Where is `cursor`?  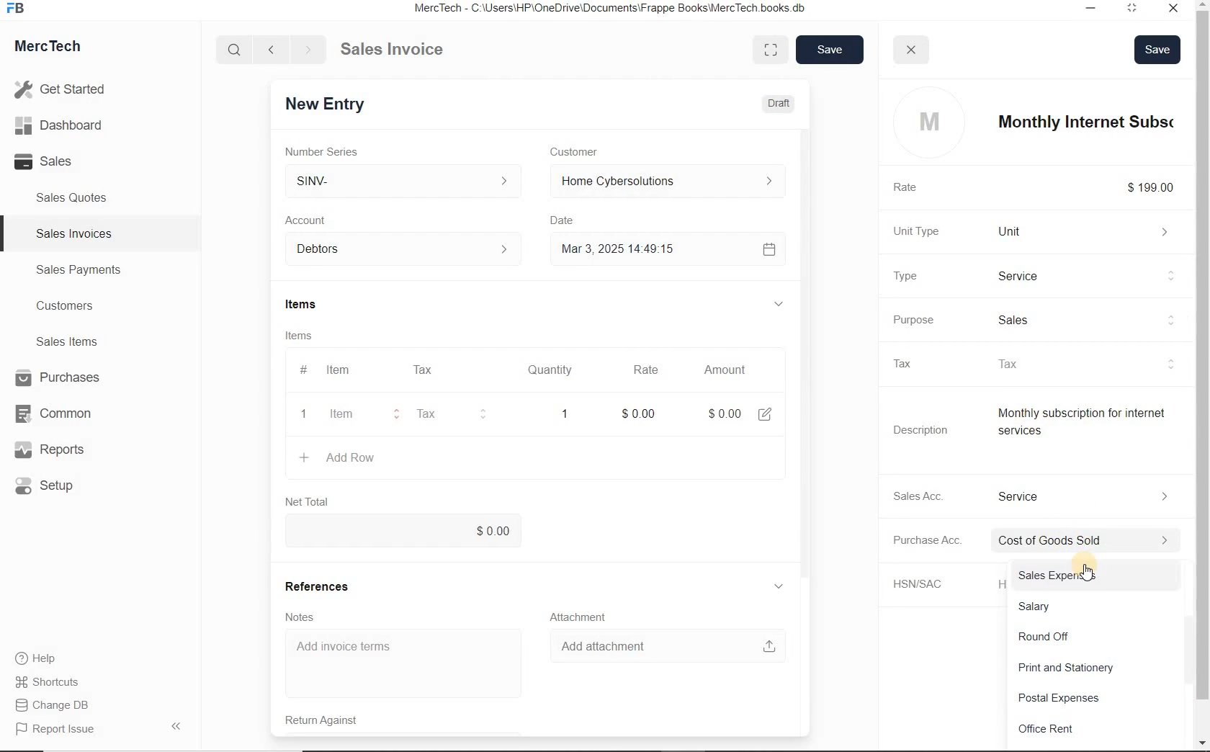 cursor is located at coordinates (1086, 570).